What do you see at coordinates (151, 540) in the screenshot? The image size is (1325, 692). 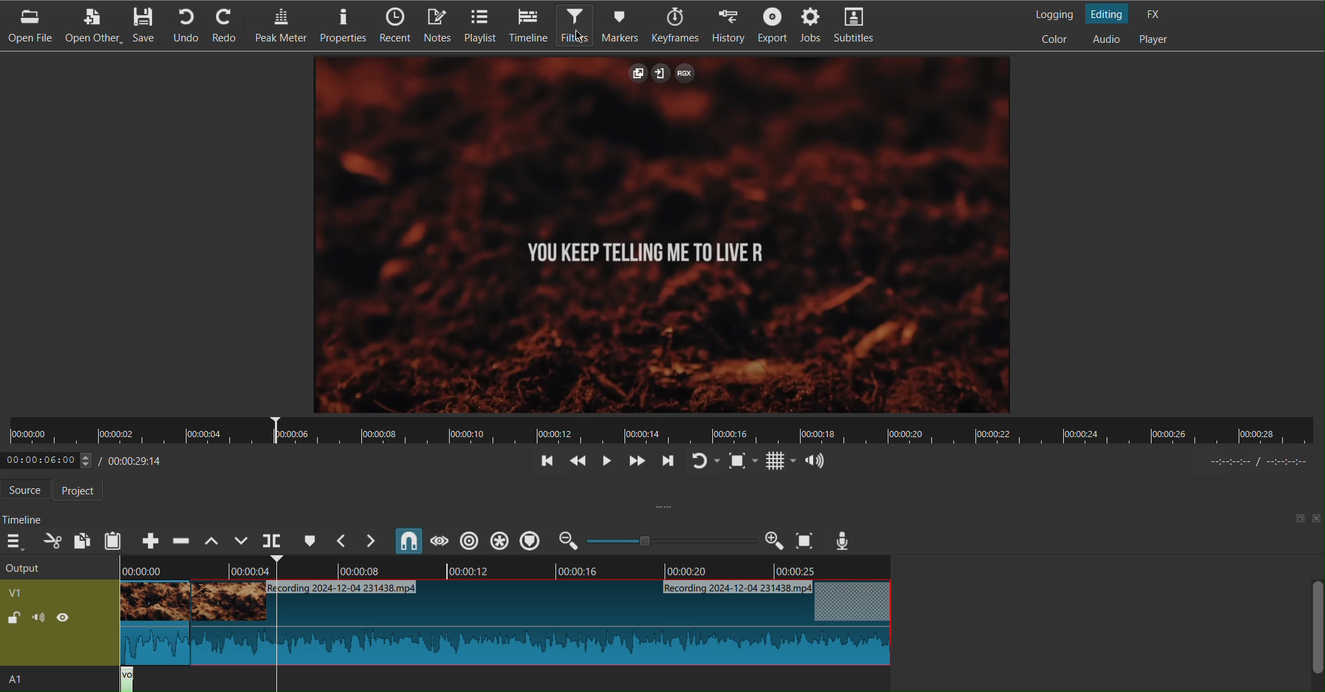 I see `Append` at bounding box center [151, 540].